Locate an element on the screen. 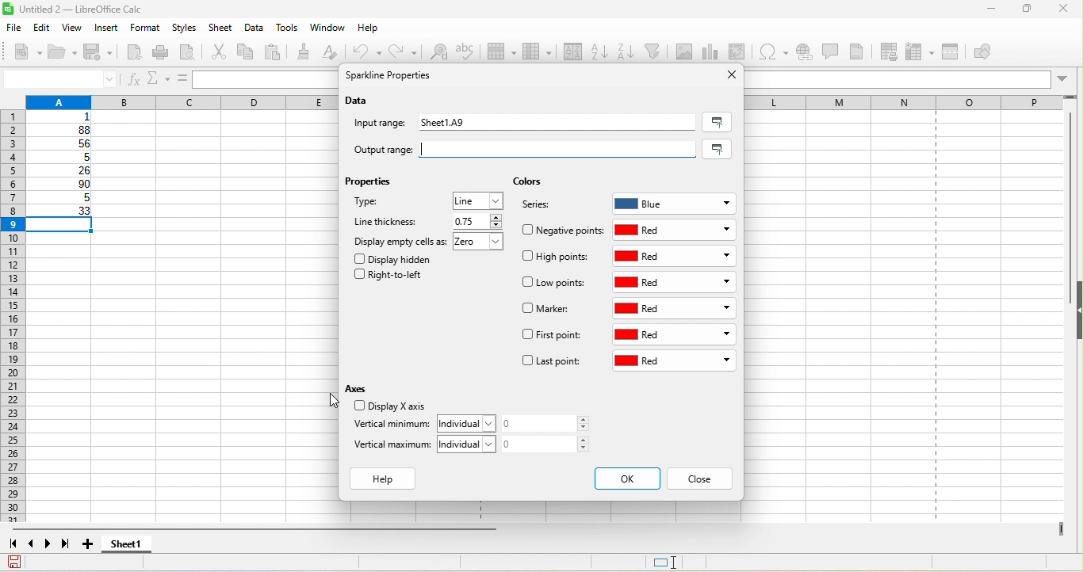 The image size is (1083, 572). format is located at coordinates (144, 29).